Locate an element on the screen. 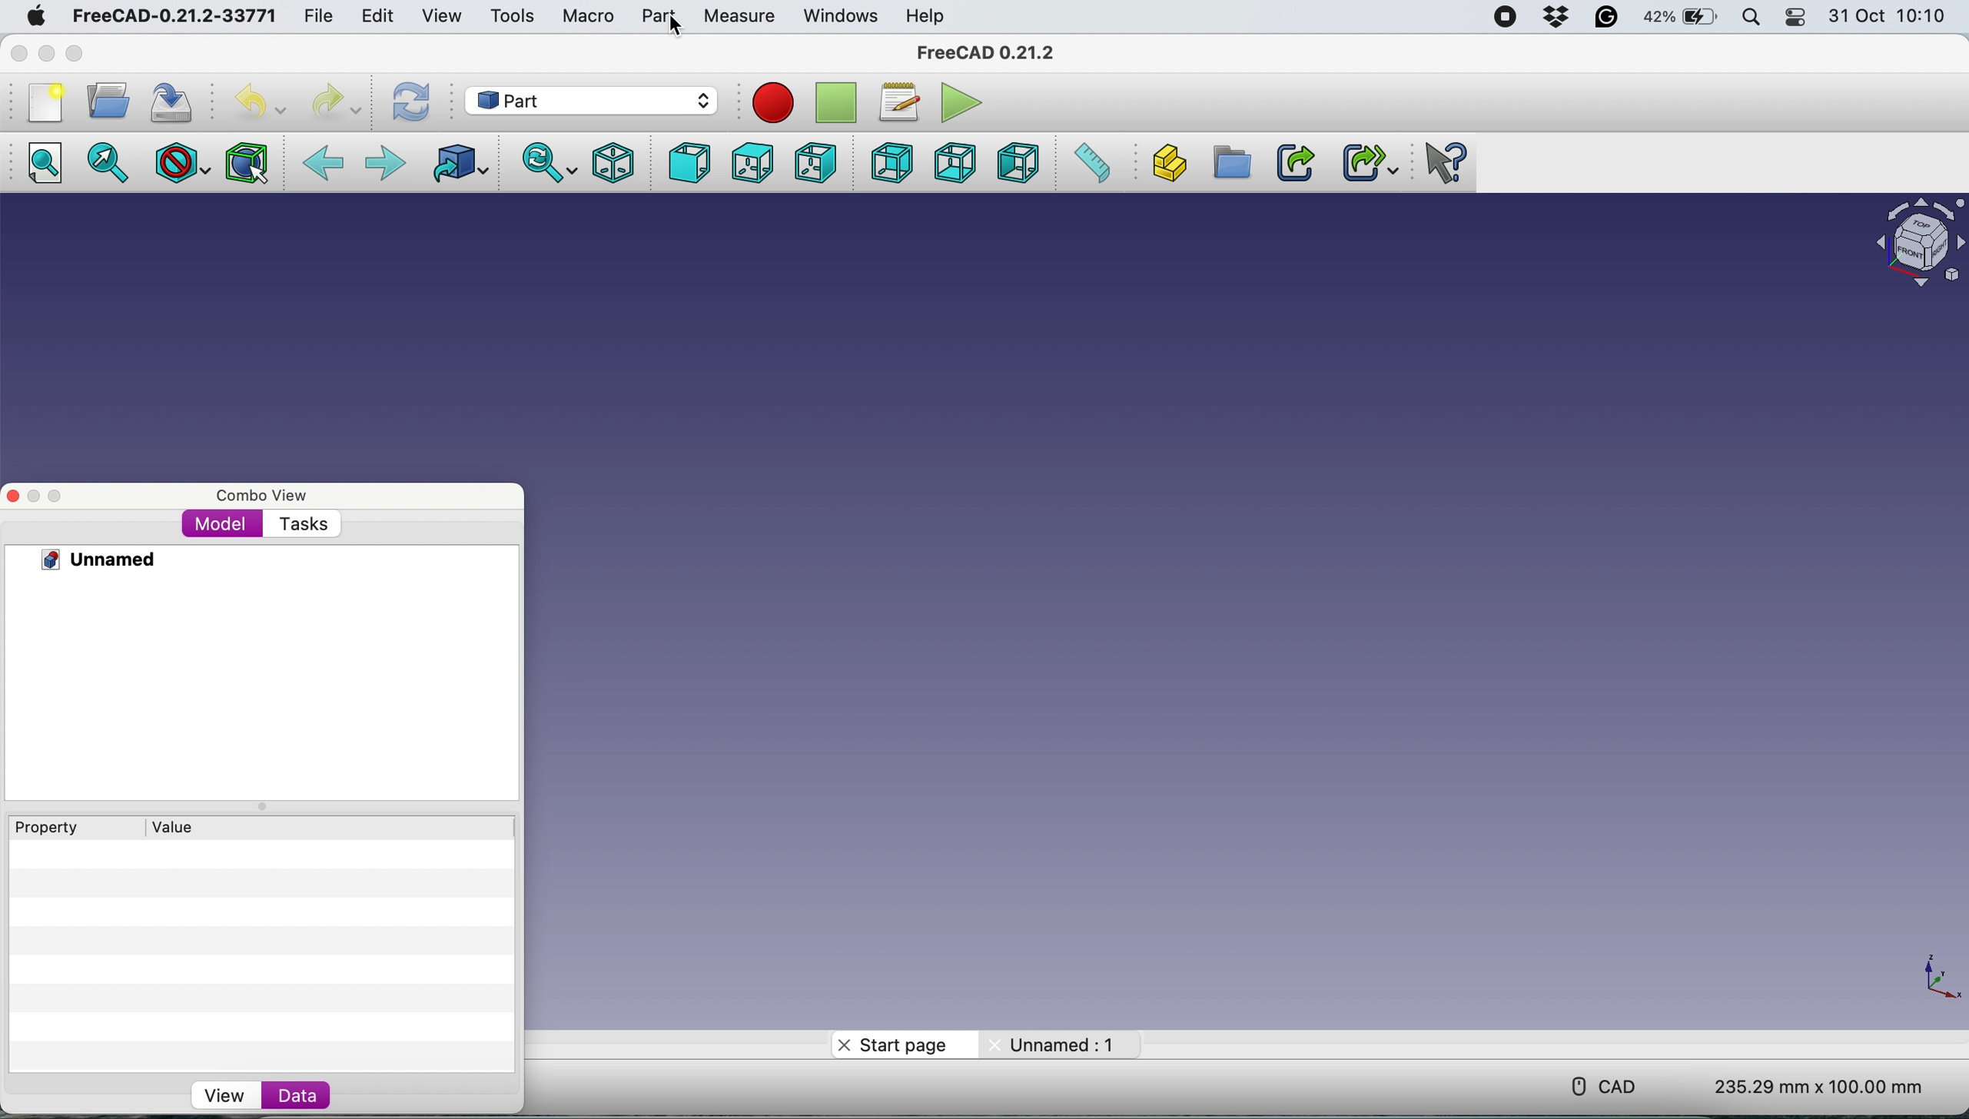  Measure distance is located at coordinates (1090, 164).